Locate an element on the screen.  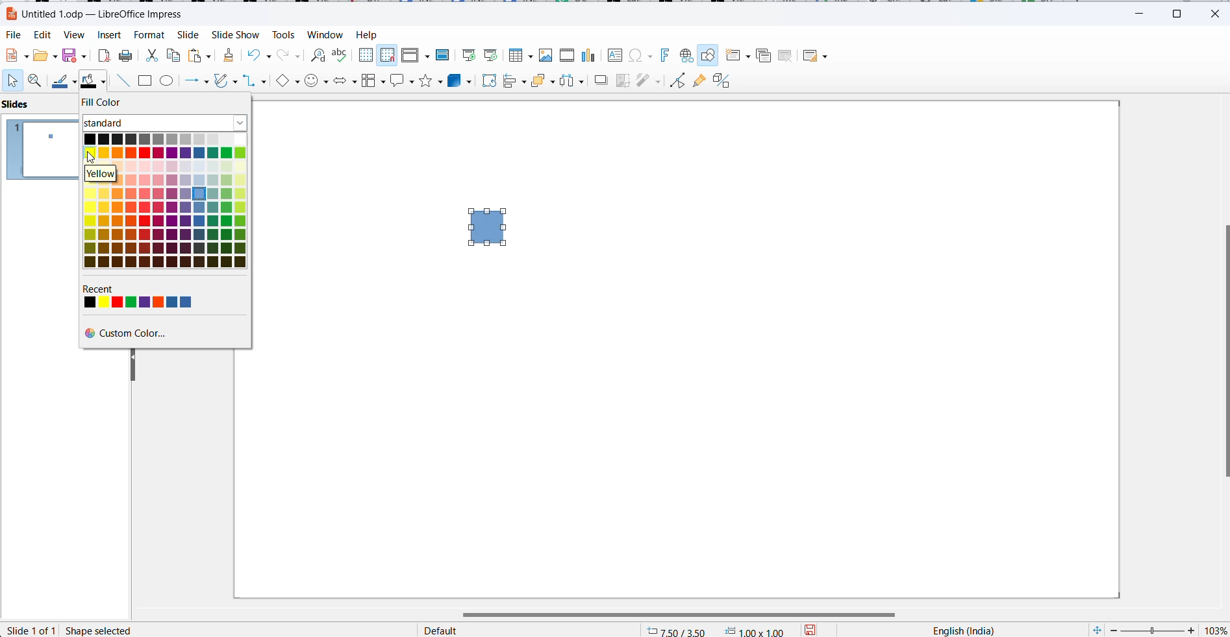
text language is located at coordinates (960, 629).